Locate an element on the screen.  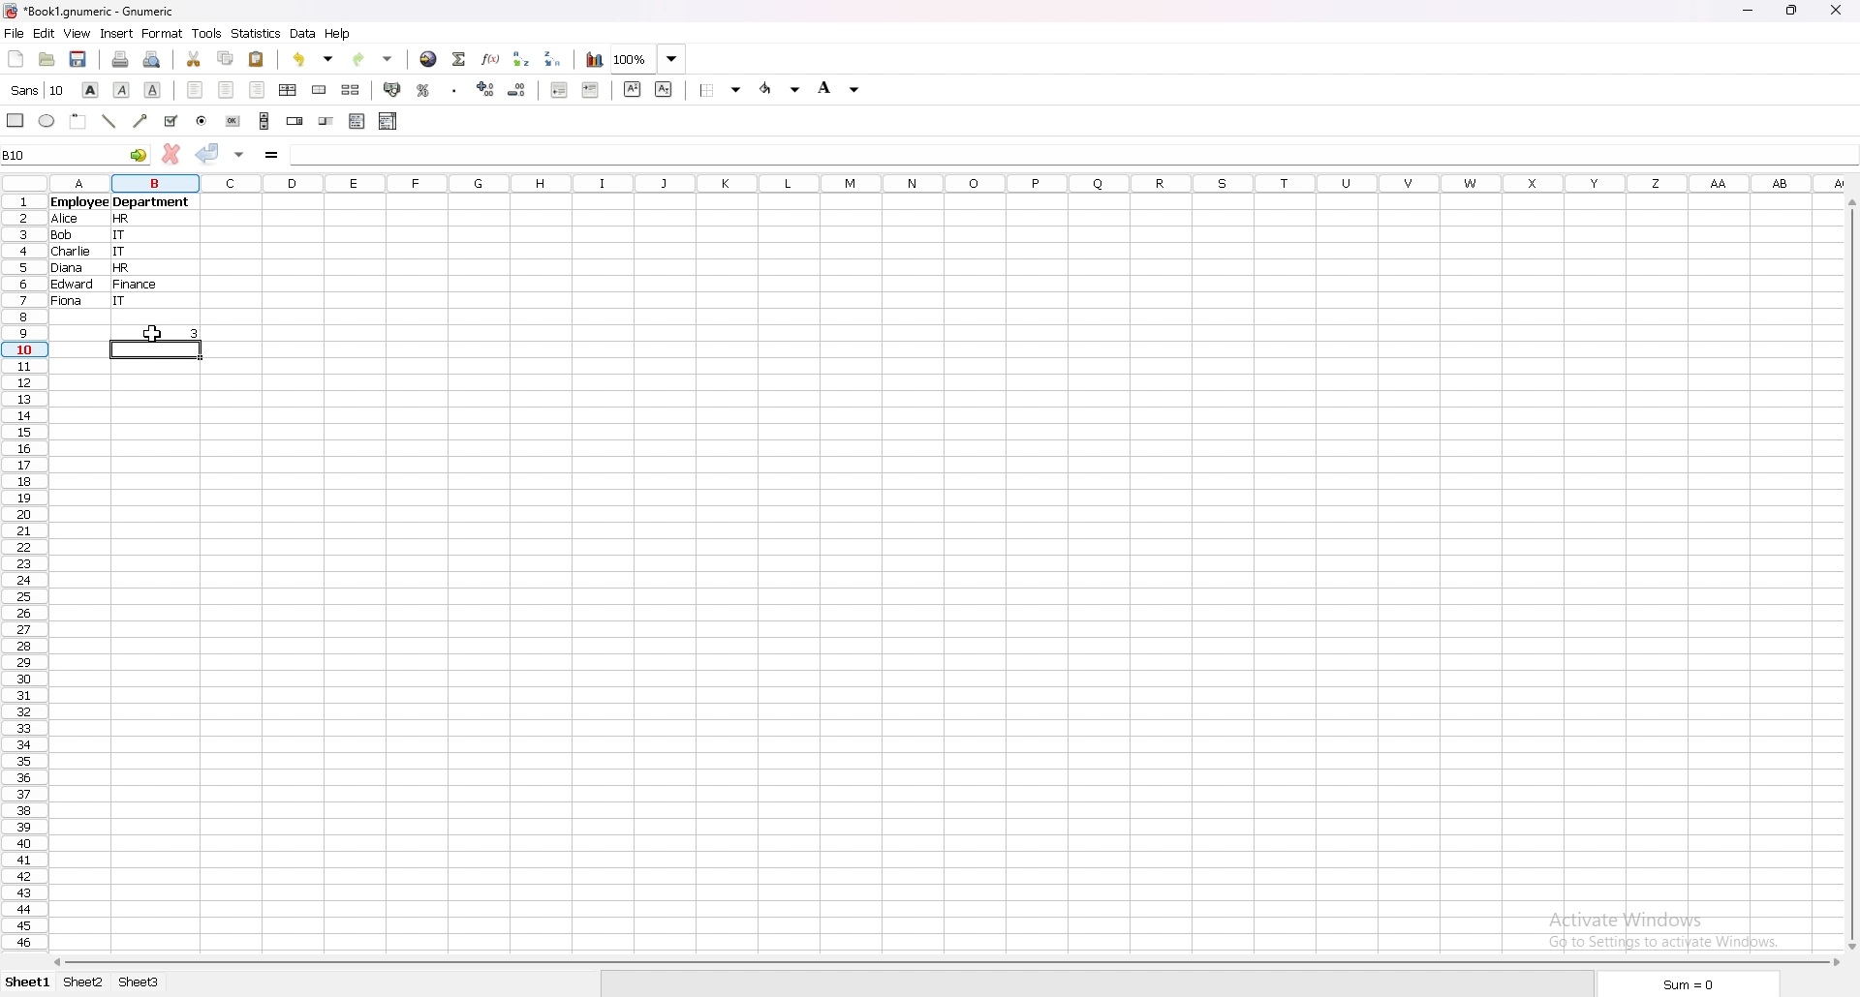
sheet 2 is located at coordinates (85, 982).